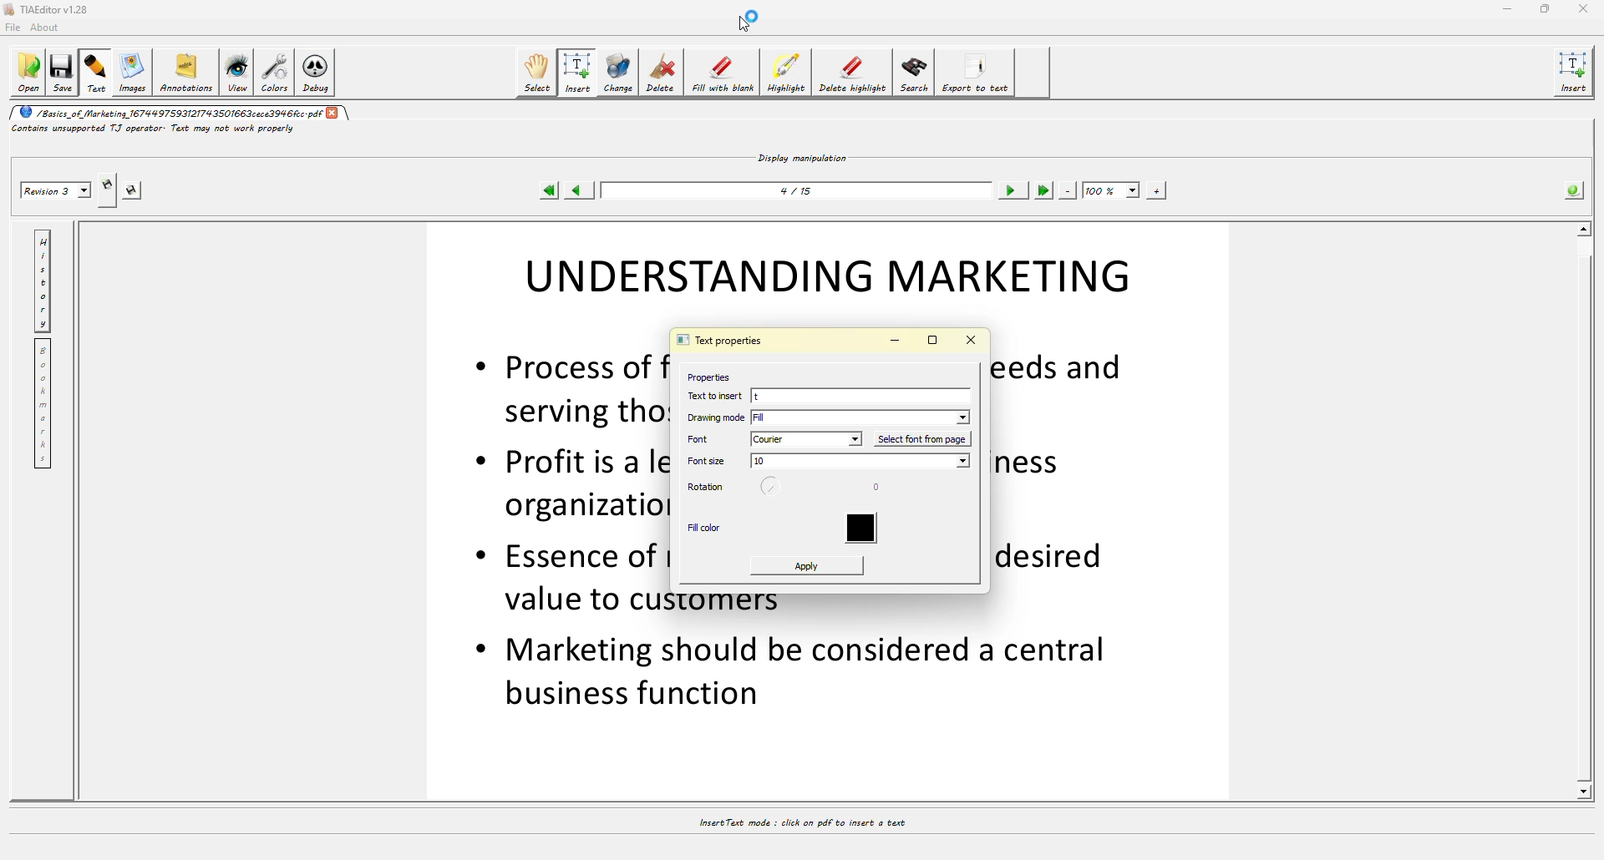 This screenshot has width=1604, height=860. Describe the element at coordinates (618, 72) in the screenshot. I see `change` at that location.